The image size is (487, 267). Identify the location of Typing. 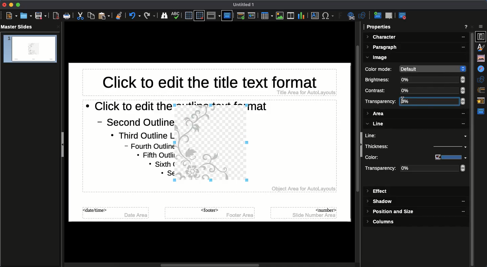
(429, 101).